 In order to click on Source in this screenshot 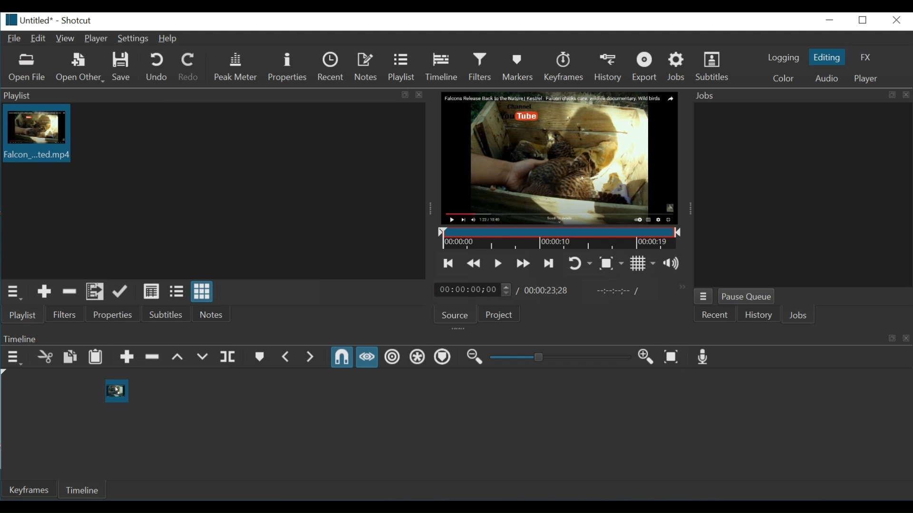, I will do `click(456, 315)`.